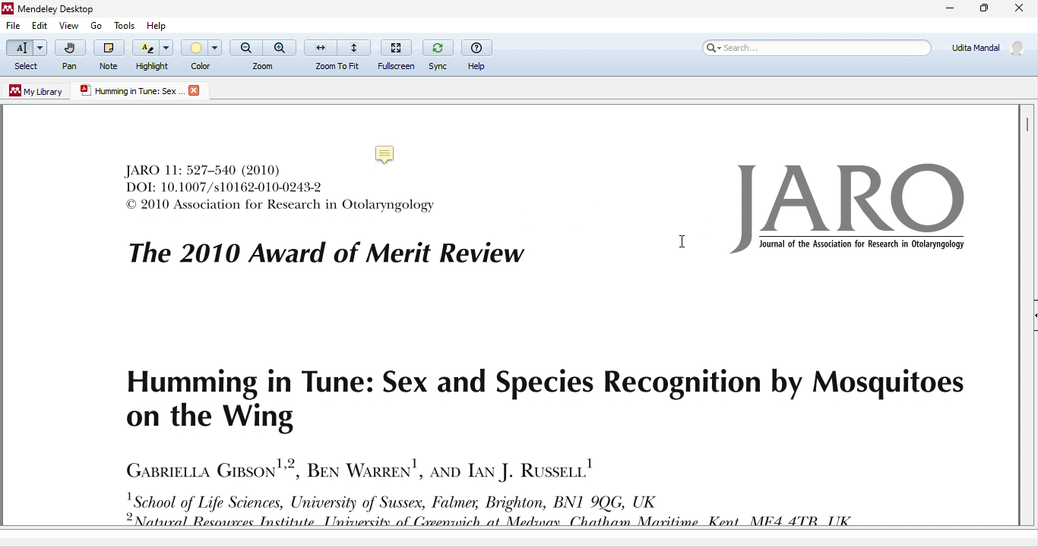  What do you see at coordinates (44, 25) in the screenshot?
I see `edit` at bounding box center [44, 25].